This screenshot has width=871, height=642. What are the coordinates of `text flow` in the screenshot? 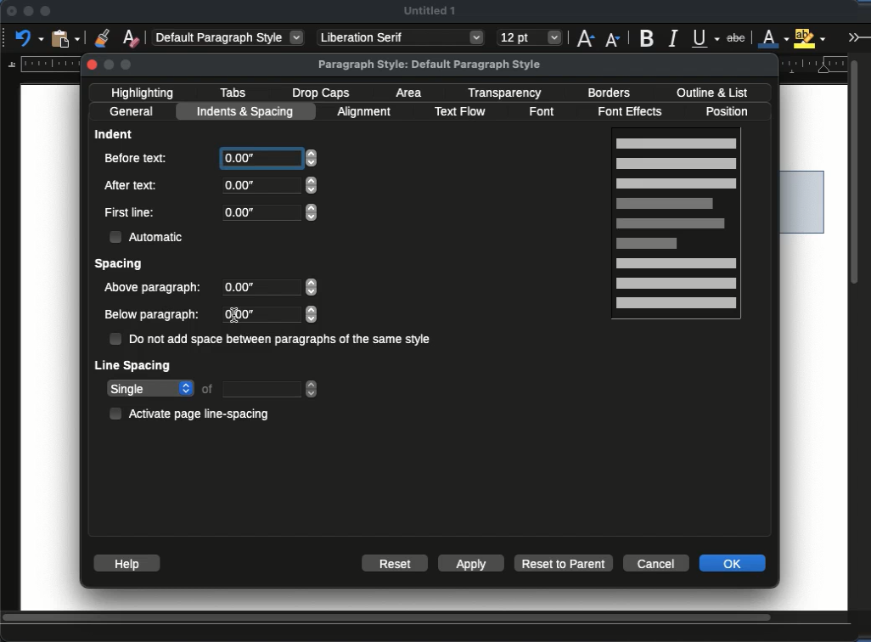 It's located at (460, 112).